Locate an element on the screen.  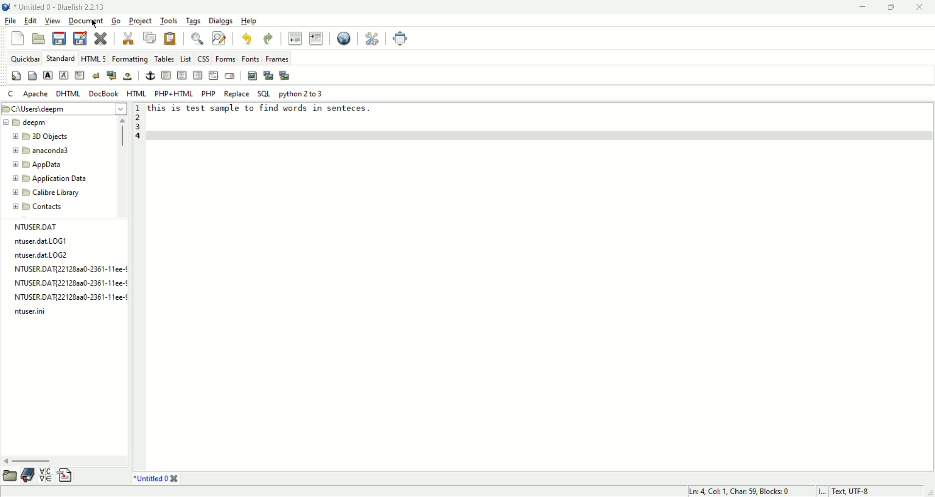
preferences is located at coordinates (371, 39).